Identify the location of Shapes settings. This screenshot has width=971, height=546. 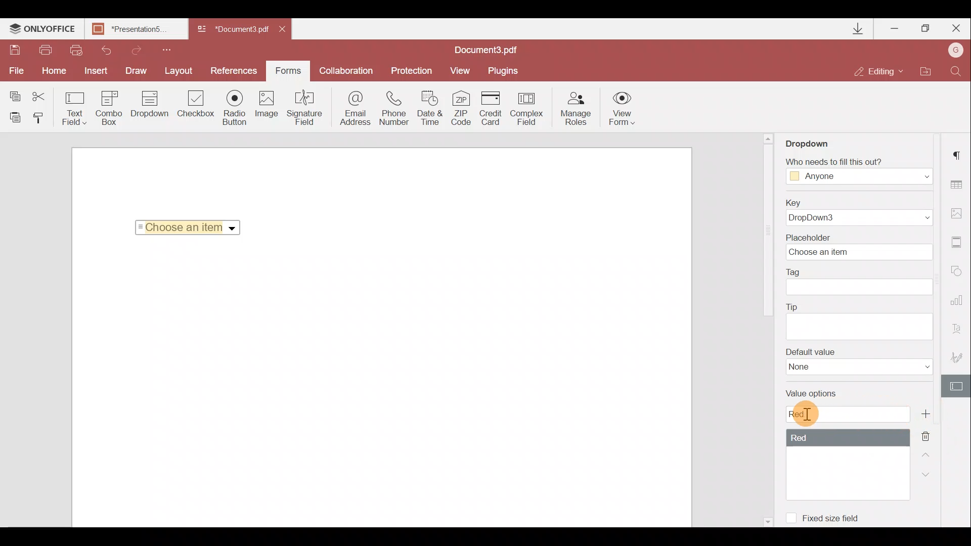
(959, 272).